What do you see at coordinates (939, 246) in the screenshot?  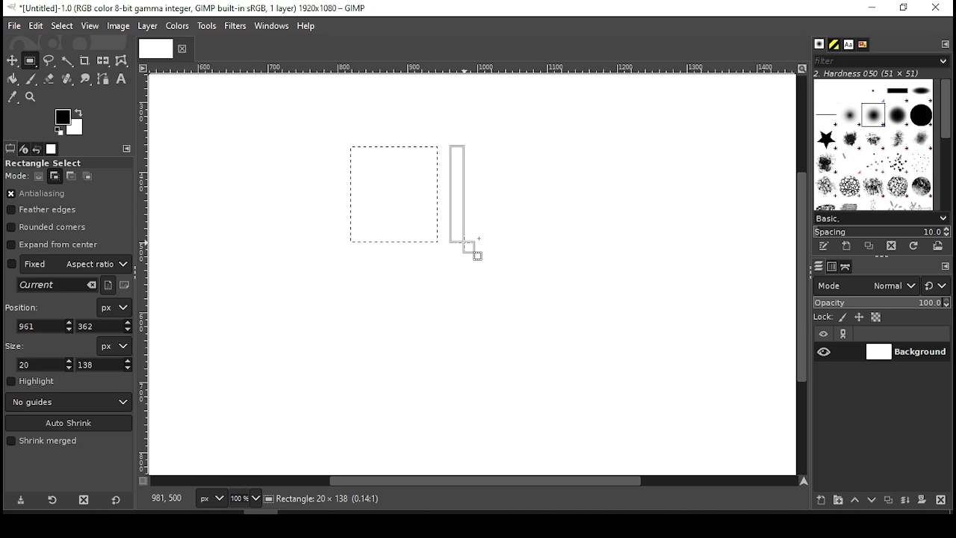 I see `open brush as image` at bounding box center [939, 246].